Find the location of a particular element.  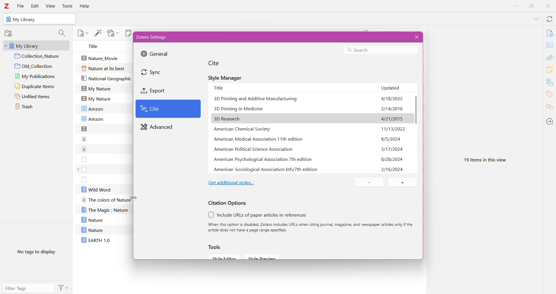

Tags is located at coordinates (550, 95).